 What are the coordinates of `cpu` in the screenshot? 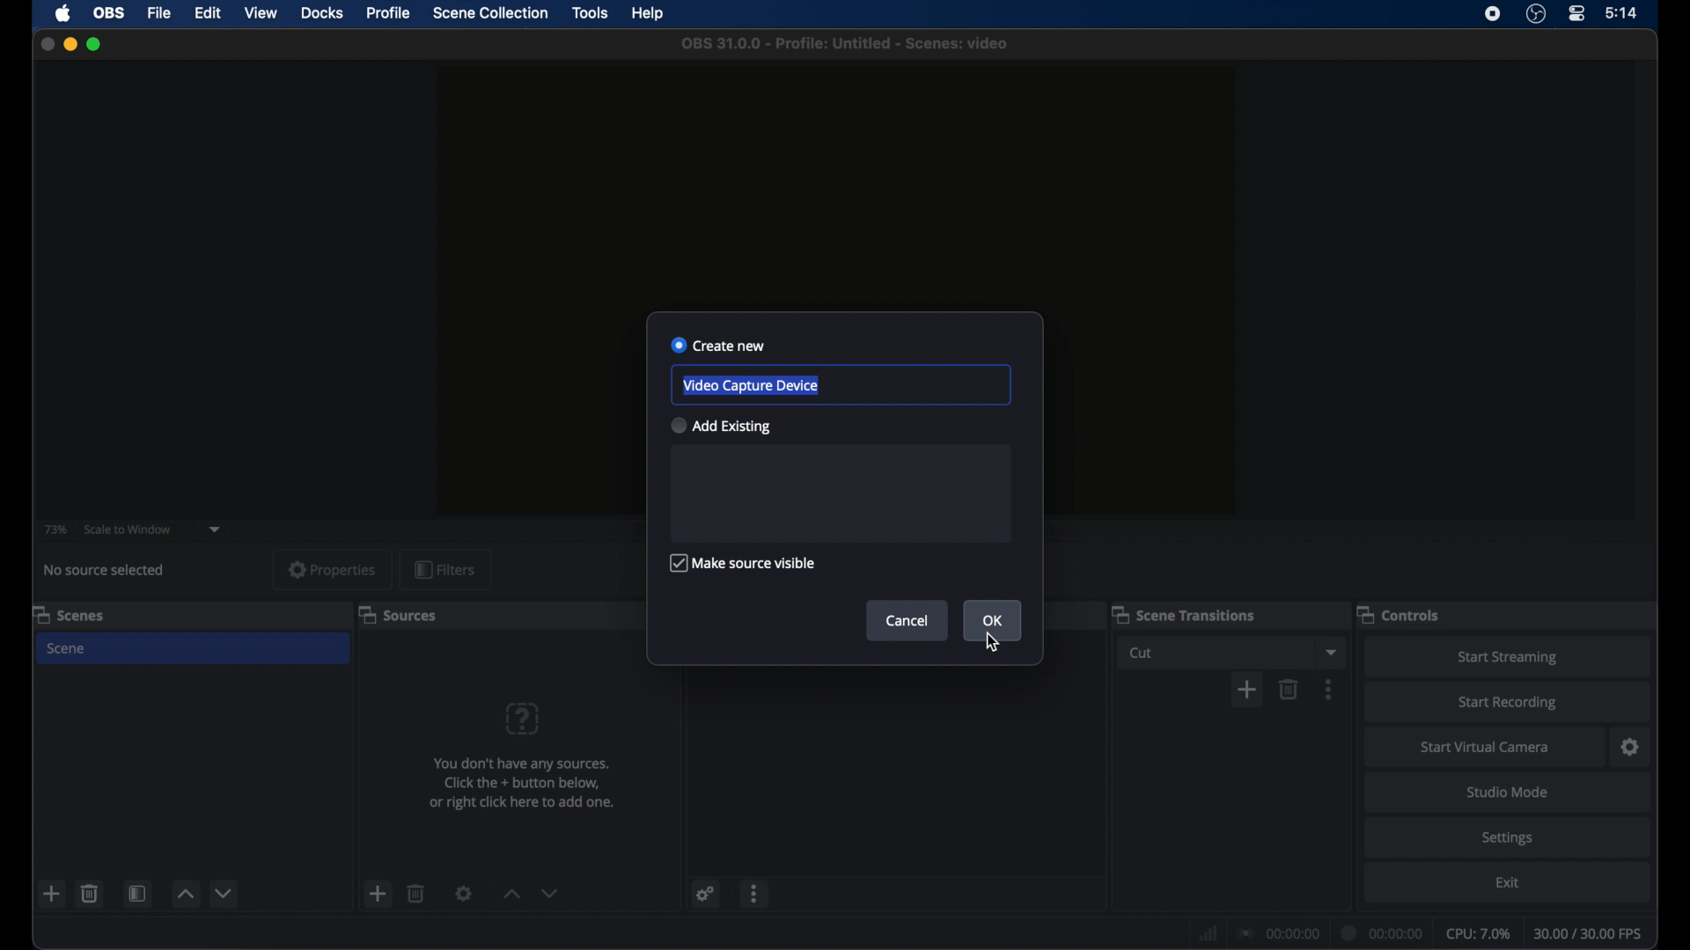 It's located at (1479, 934).